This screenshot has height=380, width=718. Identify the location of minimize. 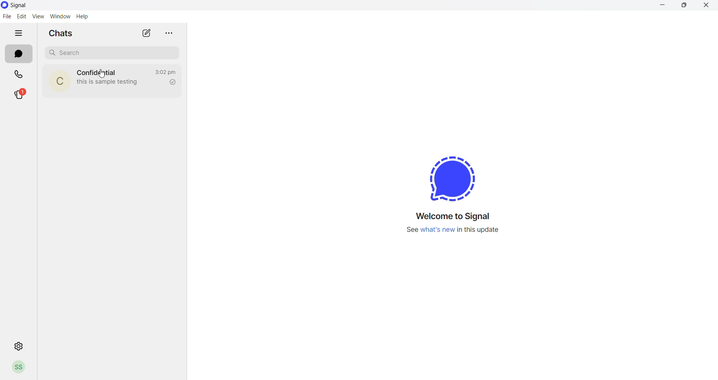
(663, 6).